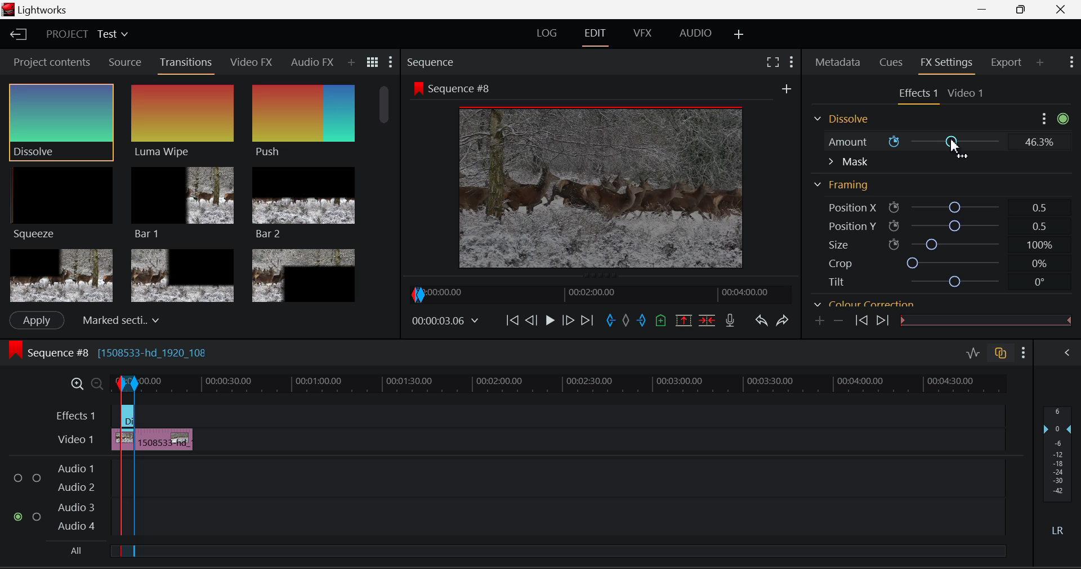  Describe the element at coordinates (924, 304) in the screenshot. I see `Gamma` at that location.